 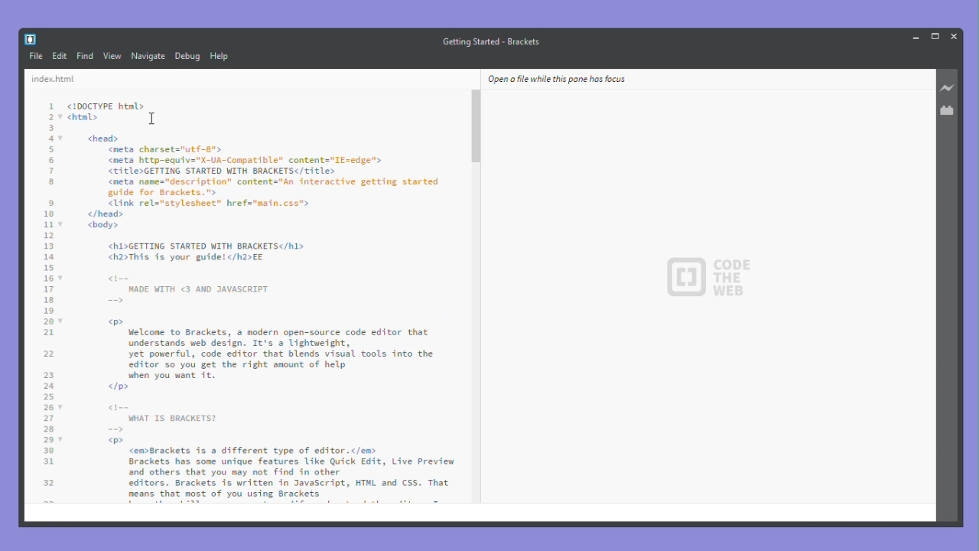 What do you see at coordinates (281, 469) in the screenshot?
I see `<p> <em>Brackets is a different type of editor.</em>Brackets has some unique features Like Quick Edit, Live Preview and others that you may not find in other editors. Brackets is written in JavaScript, HTML and CSS. That means that most of you using Brackets have the skills necessary to modify and extend the editor. In fact, we use Brackets every day to build Brackets. To learn more about how to use the key features, read on.</p>` at bounding box center [281, 469].